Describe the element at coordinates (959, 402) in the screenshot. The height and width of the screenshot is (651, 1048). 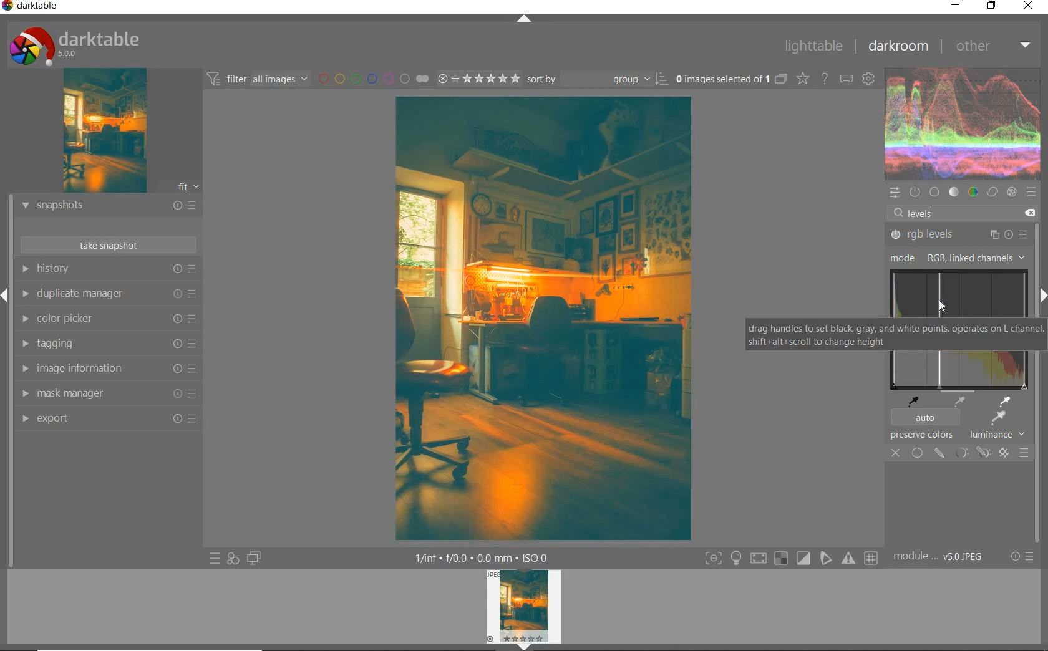
I see `pick medium gray point from image` at that location.